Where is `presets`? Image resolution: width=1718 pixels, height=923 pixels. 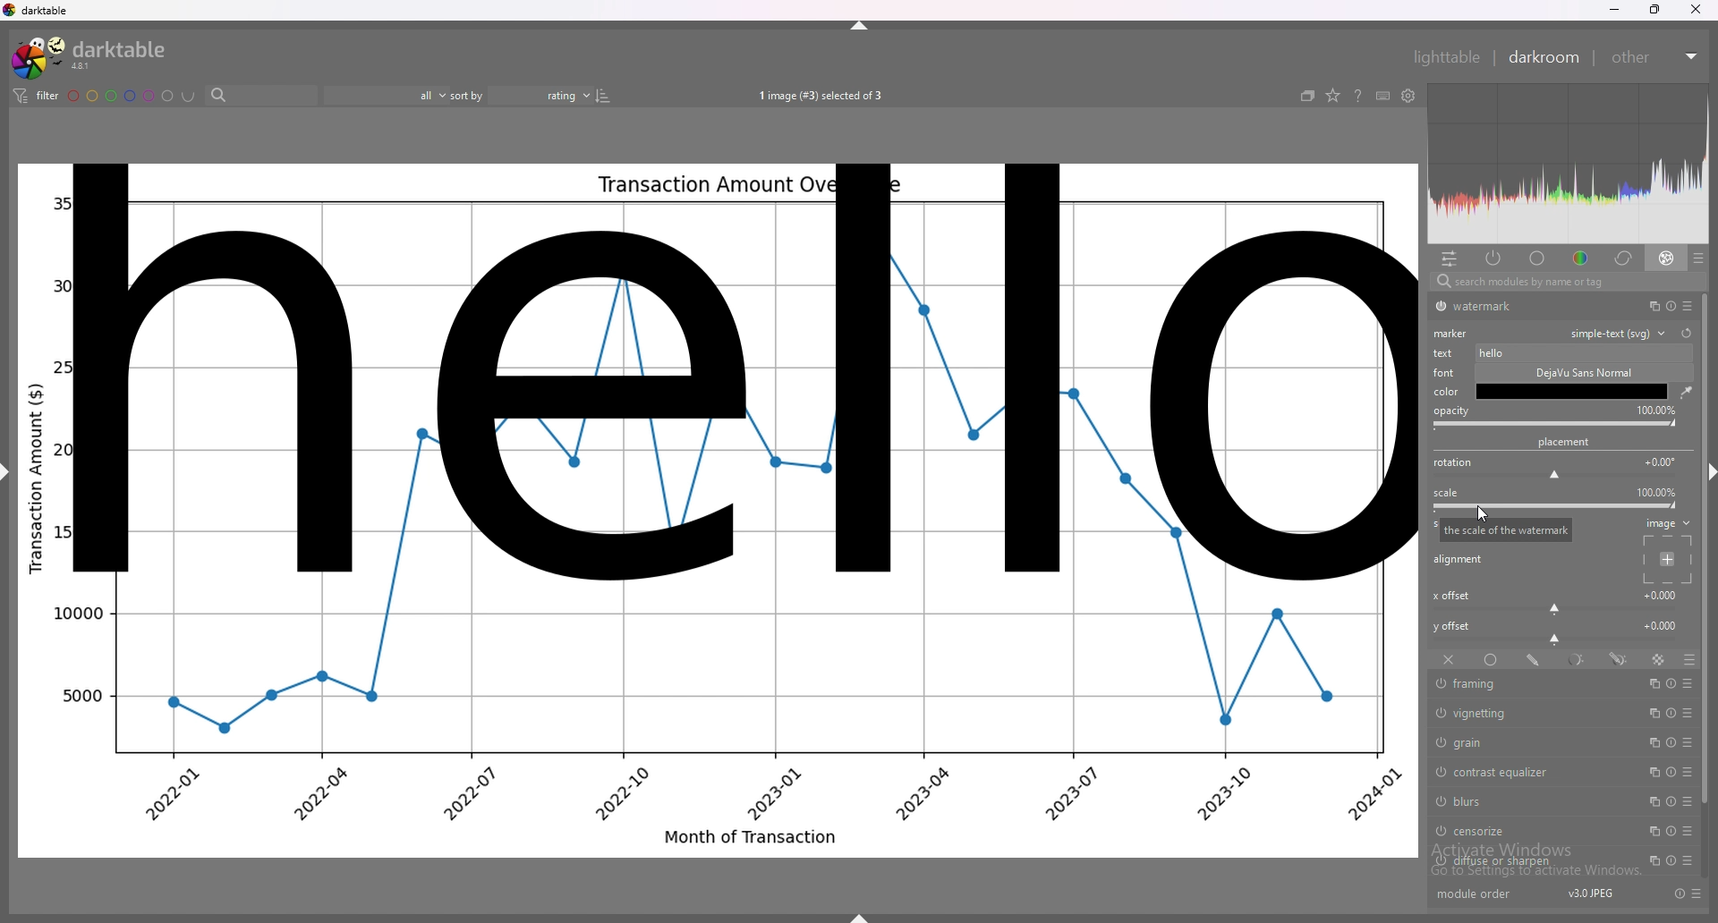
presets is located at coordinates (1685, 860).